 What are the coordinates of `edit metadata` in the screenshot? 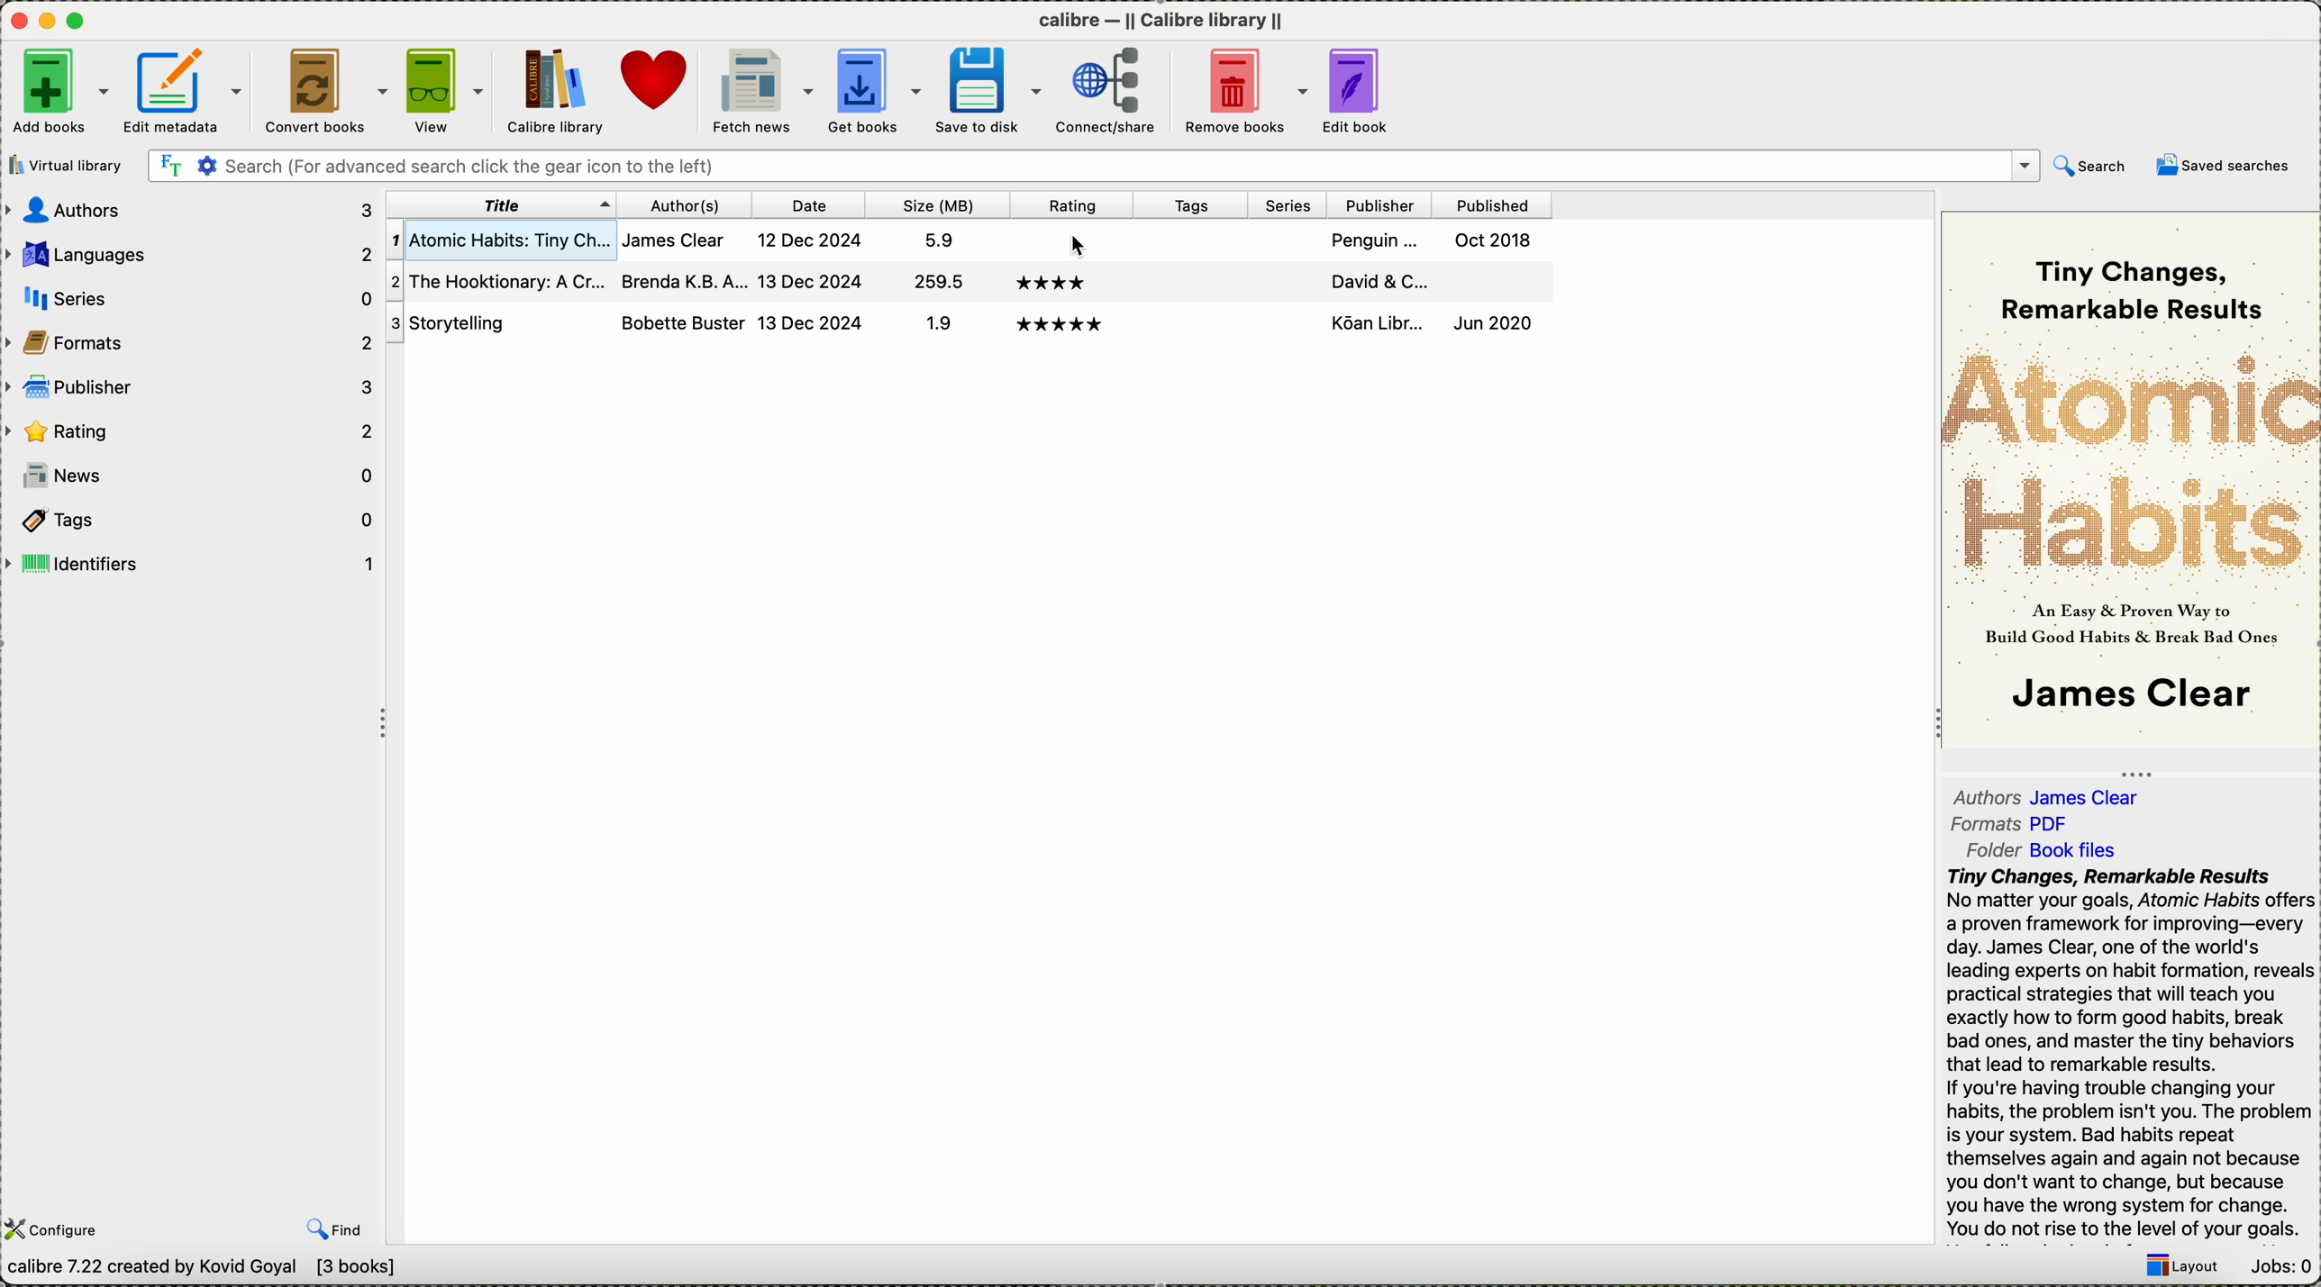 It's located at (186, 92).